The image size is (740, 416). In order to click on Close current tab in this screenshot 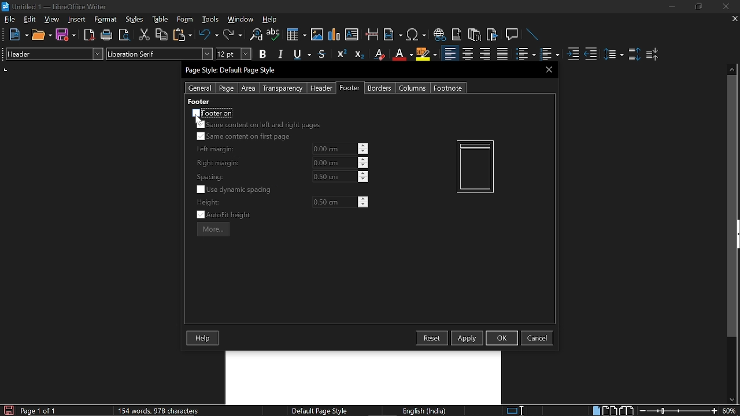, I will do `click(732, 18)`.